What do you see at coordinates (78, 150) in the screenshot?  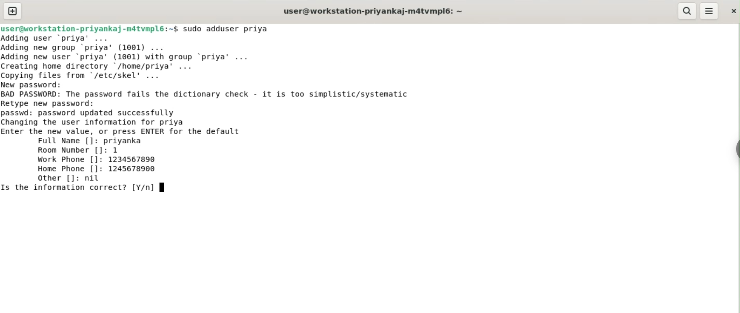 I see `Room Number []: 1` at bounding box center [78, 150].